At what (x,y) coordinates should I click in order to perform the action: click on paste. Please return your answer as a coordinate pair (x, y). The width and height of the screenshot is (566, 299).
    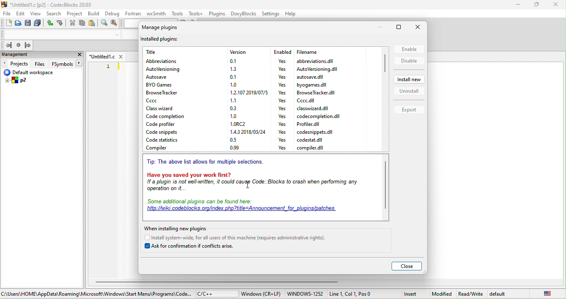
    Looking at the image, I should click on (94, 24).